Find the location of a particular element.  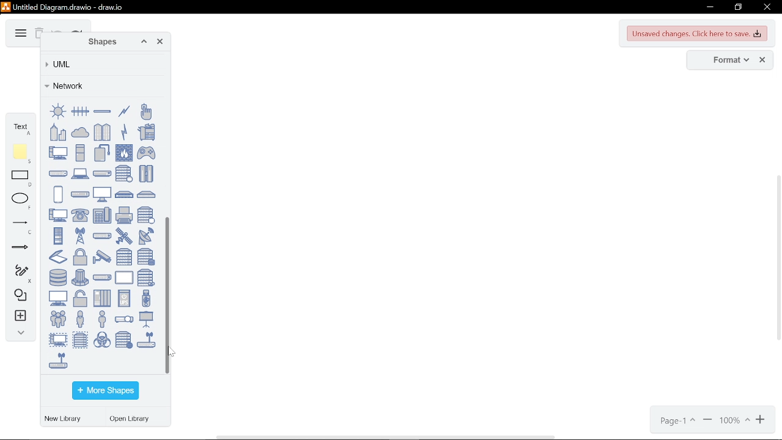

video projector screen is located at coordinates (146, 319).